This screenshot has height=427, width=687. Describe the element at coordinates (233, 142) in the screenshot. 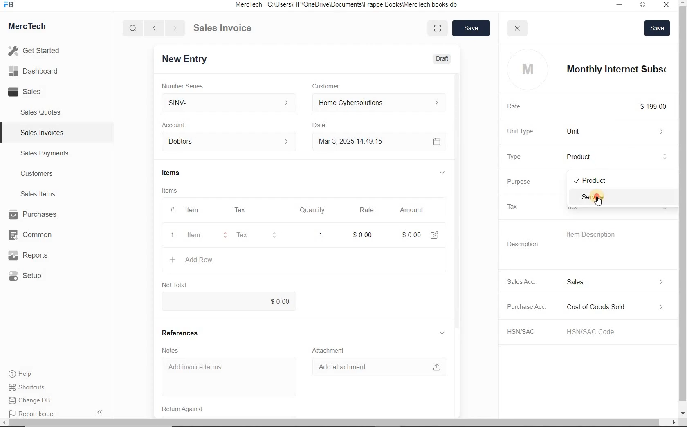

I see `Account dropdown` at that location.